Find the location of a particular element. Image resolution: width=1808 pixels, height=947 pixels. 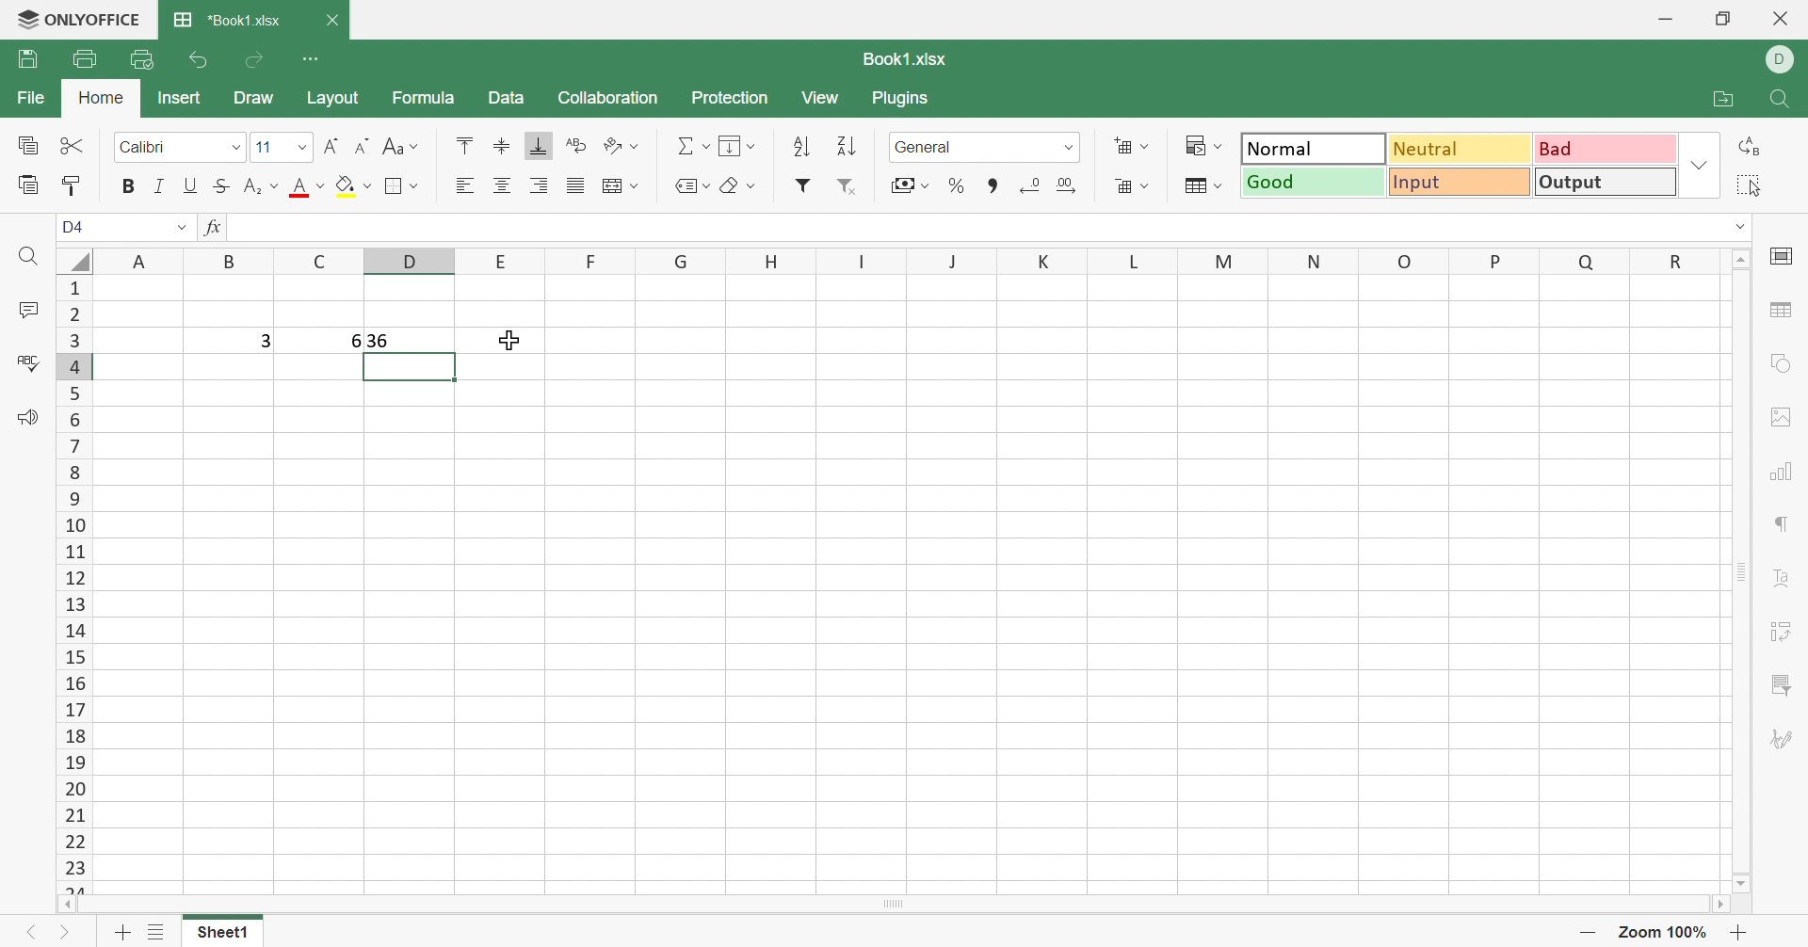

Find is located at coordinates (32, 260).